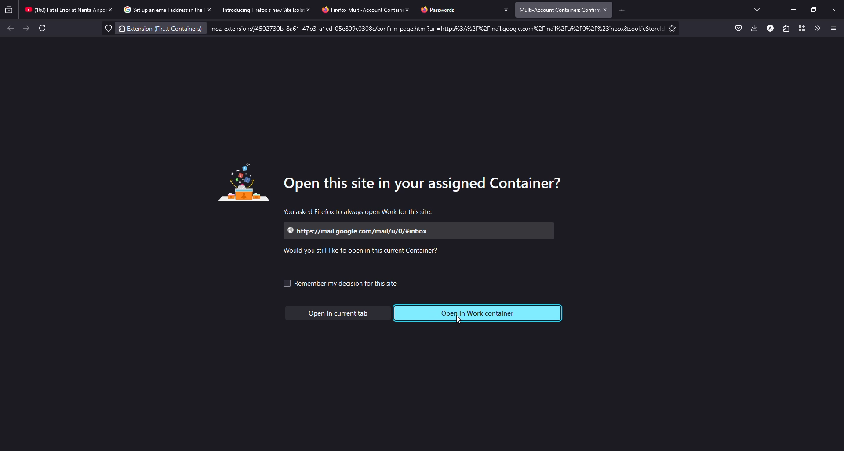 Image resolution: width=844 pixels, height=451 pixels. What do you see at coordinates (105, 28) in the screenshot?
I see `tracking` at bounding box center [105, 28].